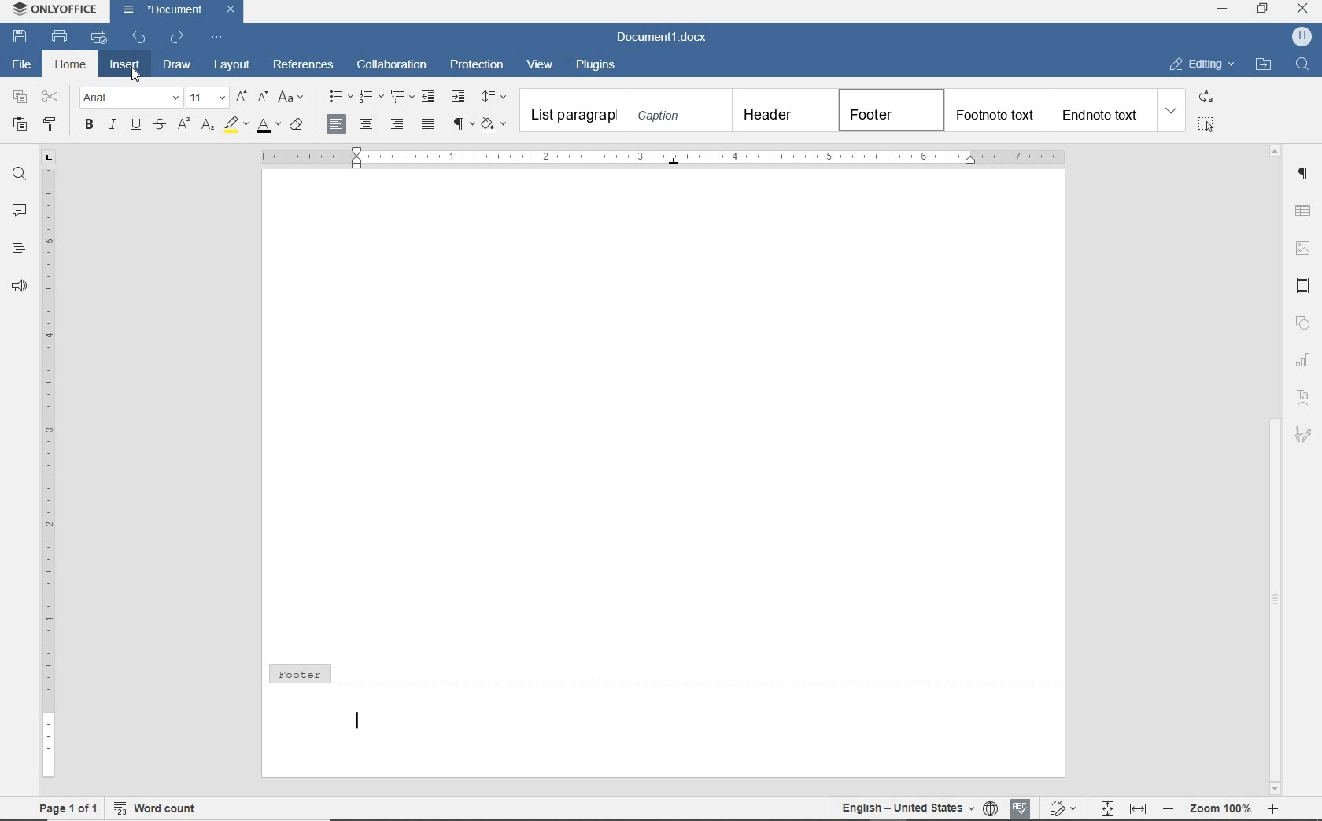 The image size is (1322, 821). What do you see at coordinates (49, 125) in the screenshot?
I see `COPY STYLE` at bounding box center [49, 125].